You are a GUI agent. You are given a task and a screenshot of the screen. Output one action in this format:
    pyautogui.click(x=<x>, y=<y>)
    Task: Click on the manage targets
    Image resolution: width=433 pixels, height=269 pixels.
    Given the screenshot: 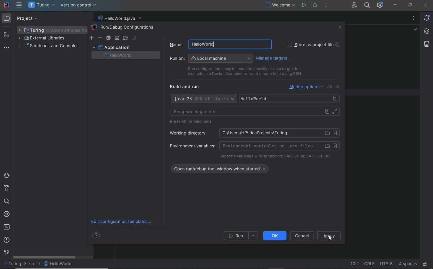 What is the action you would take?
    pyautogui.click(x=275, y=58)
    